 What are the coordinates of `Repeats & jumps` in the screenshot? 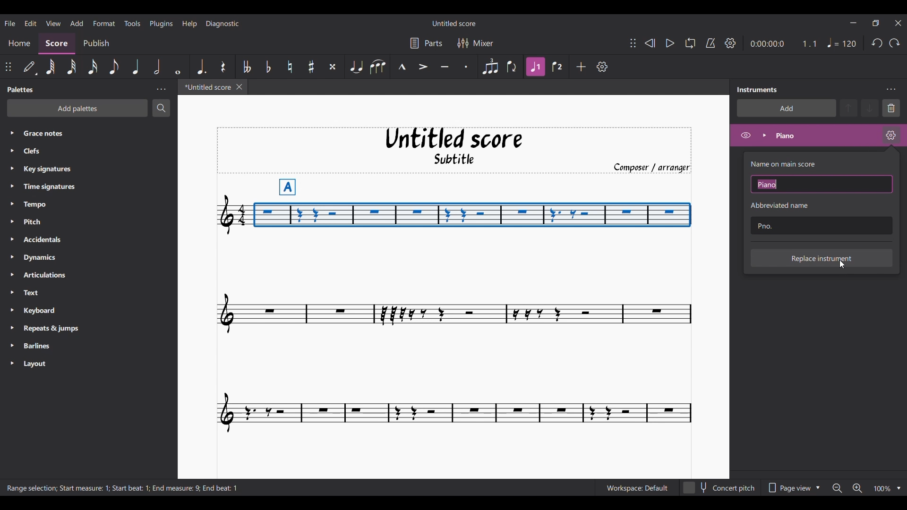 It's located at (56, 328).